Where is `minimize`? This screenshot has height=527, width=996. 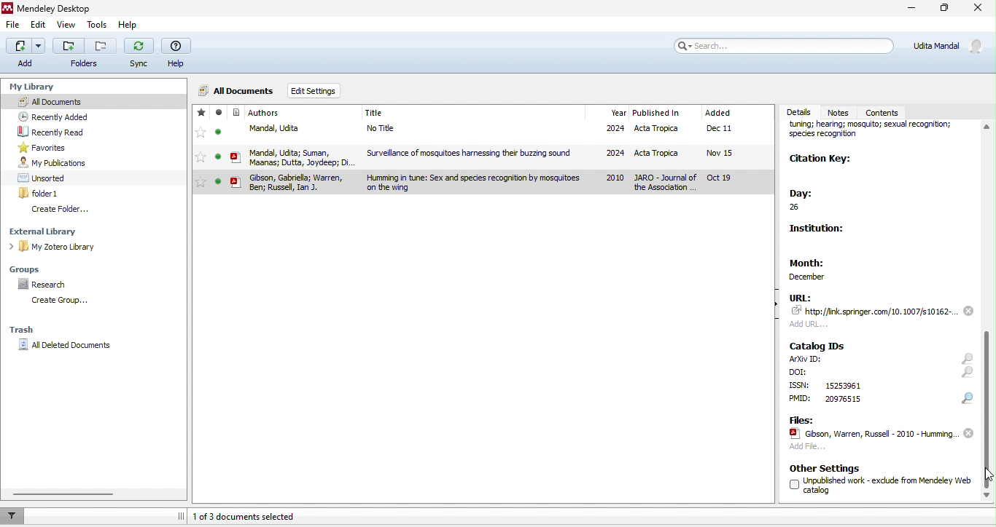
minimize is located at coordinates (909, 9).